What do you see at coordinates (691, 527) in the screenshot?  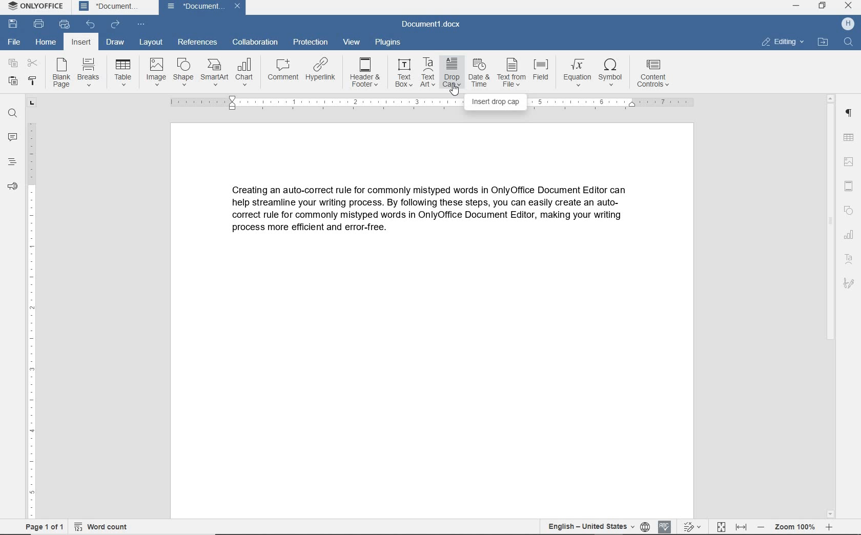 I see `track changes` at bounding box center [691, 527].